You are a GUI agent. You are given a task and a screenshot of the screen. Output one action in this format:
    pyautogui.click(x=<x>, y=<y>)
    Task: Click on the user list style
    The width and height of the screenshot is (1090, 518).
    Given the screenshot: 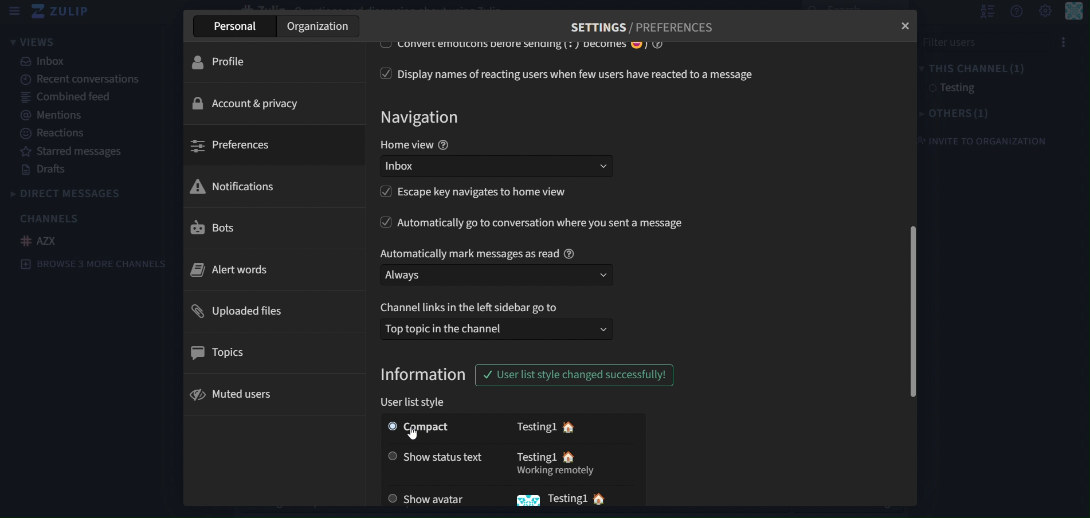 What is the action you would take?
    pyautogui.click(x=418, y=403)
    